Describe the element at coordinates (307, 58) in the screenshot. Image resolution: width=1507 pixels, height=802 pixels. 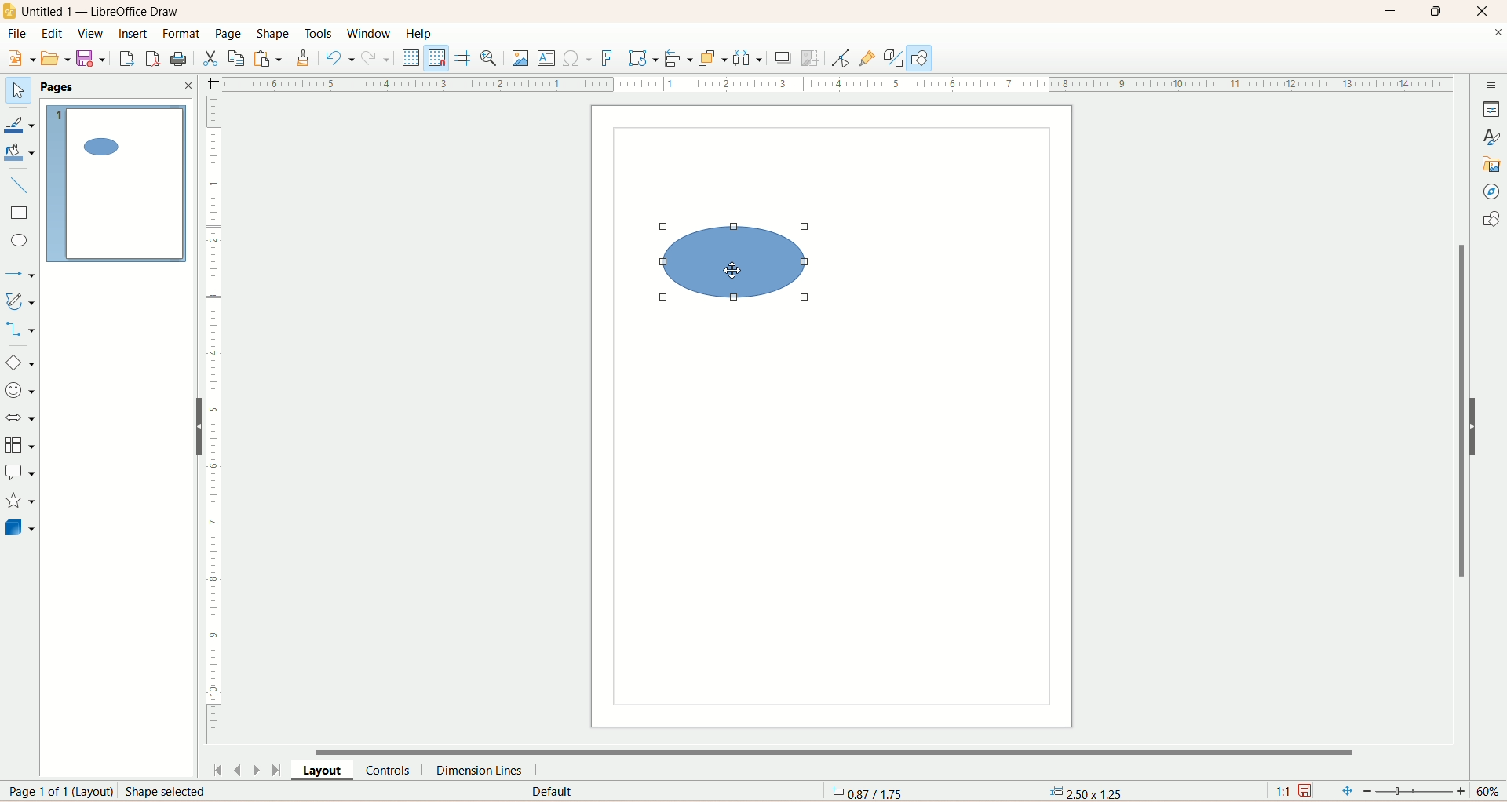
I see `clone formatting` at that location.